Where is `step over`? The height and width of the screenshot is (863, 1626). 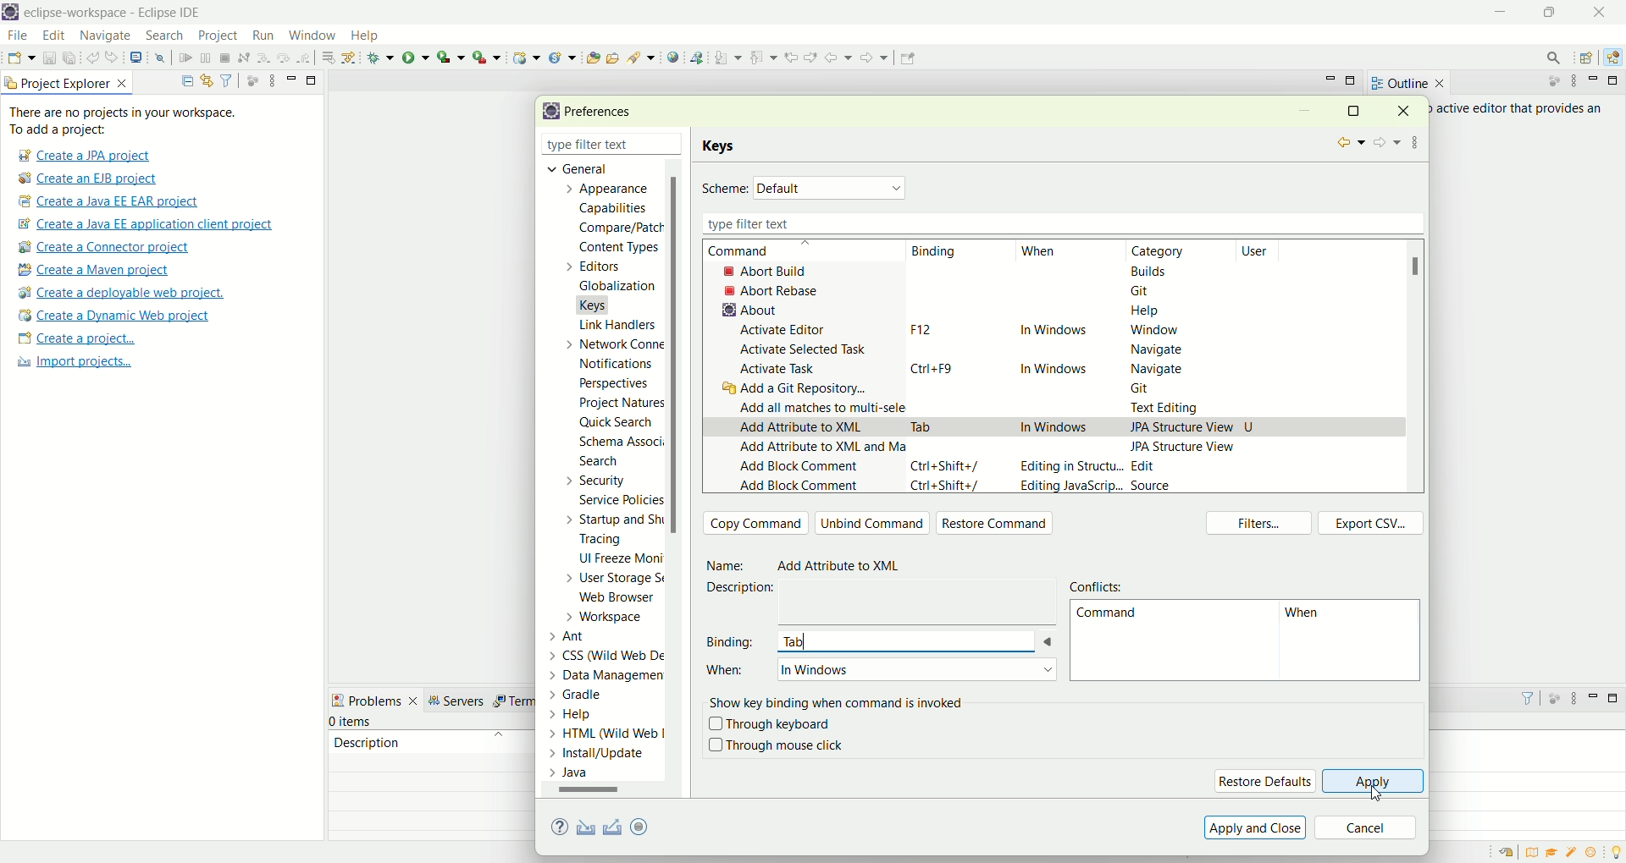
step over is located at coordinates (284, 57).